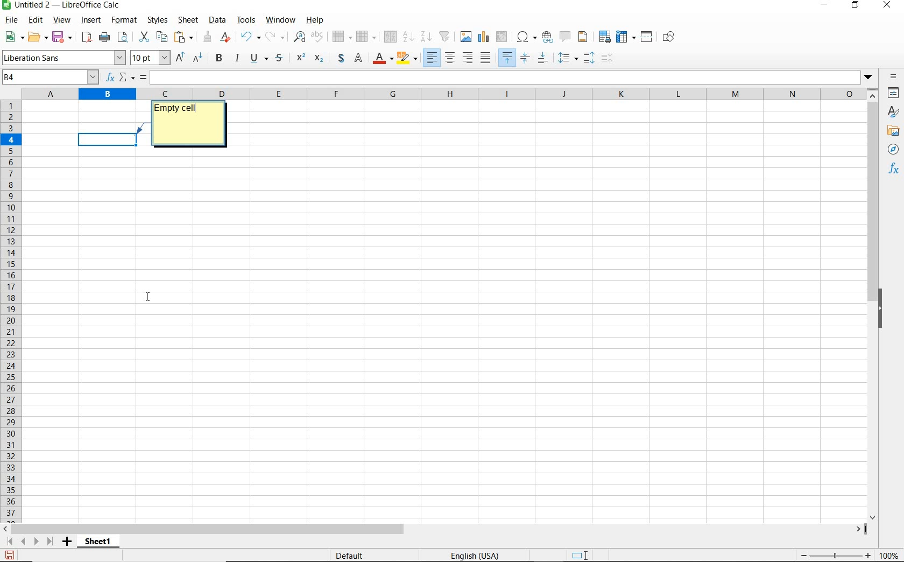 Image resolution: width=904 pixels, height=562 pixels. Describe the element at coordinates (894, 130) in the screenshot. I see `gallery` at that location.